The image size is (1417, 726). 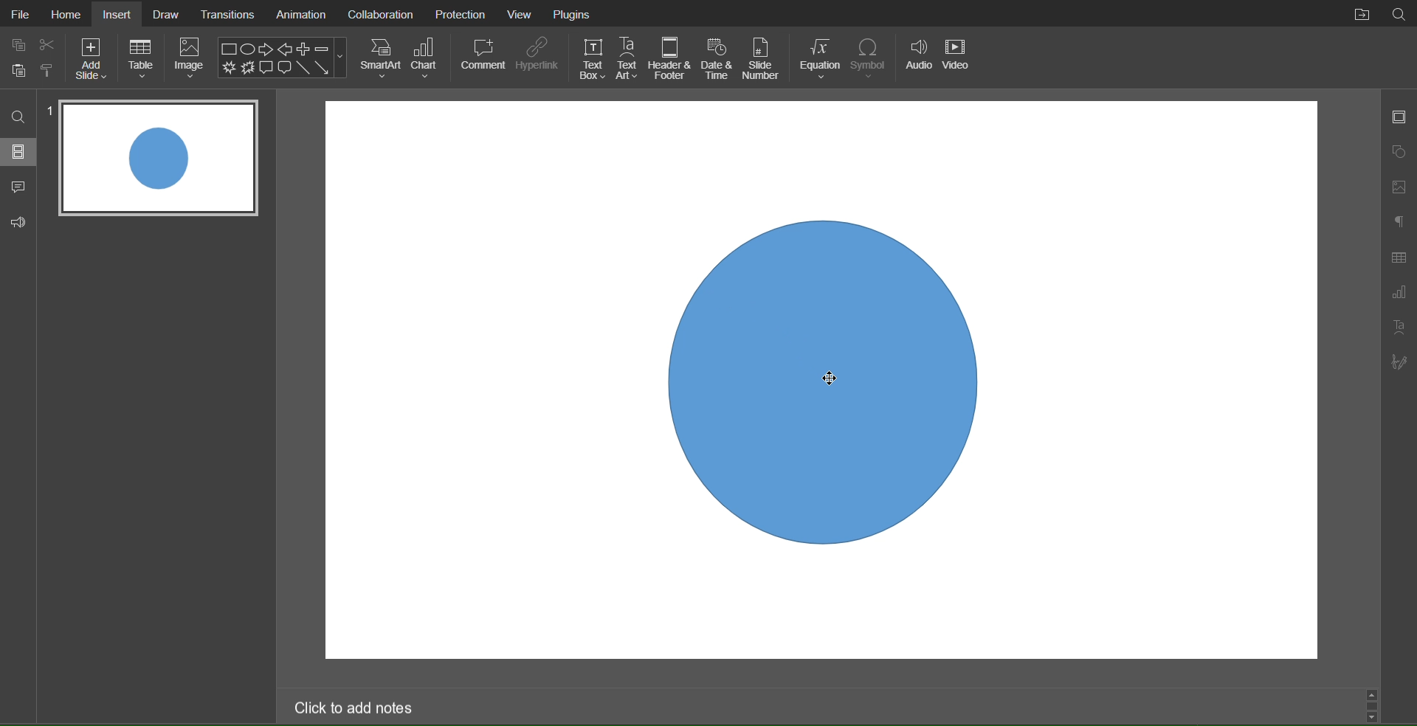 What do you see at coordinates (380, 13) in the screenshot?
I see `Collaboration` at bounding box center [380, 13].